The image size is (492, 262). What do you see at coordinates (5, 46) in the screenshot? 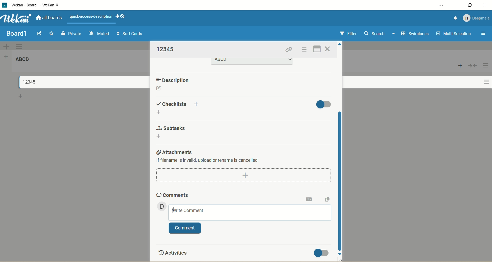
I see `add swimlane` at bounding box center [5, 46].